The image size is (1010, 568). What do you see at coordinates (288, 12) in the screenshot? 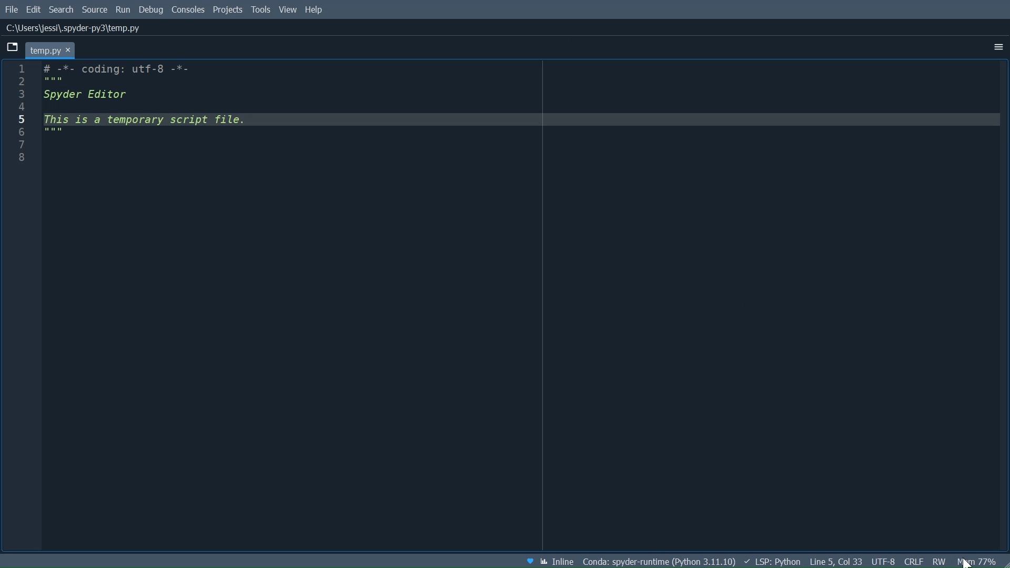
I see `View` at bounding box center [288, 12].